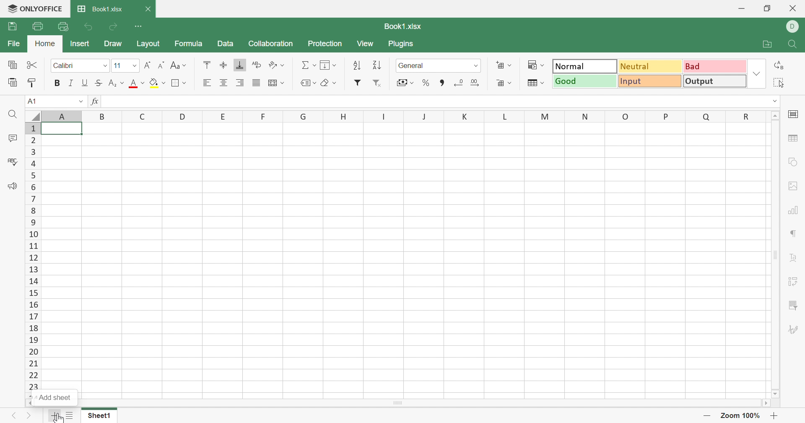  I want to click on 12, so click(31, 258).